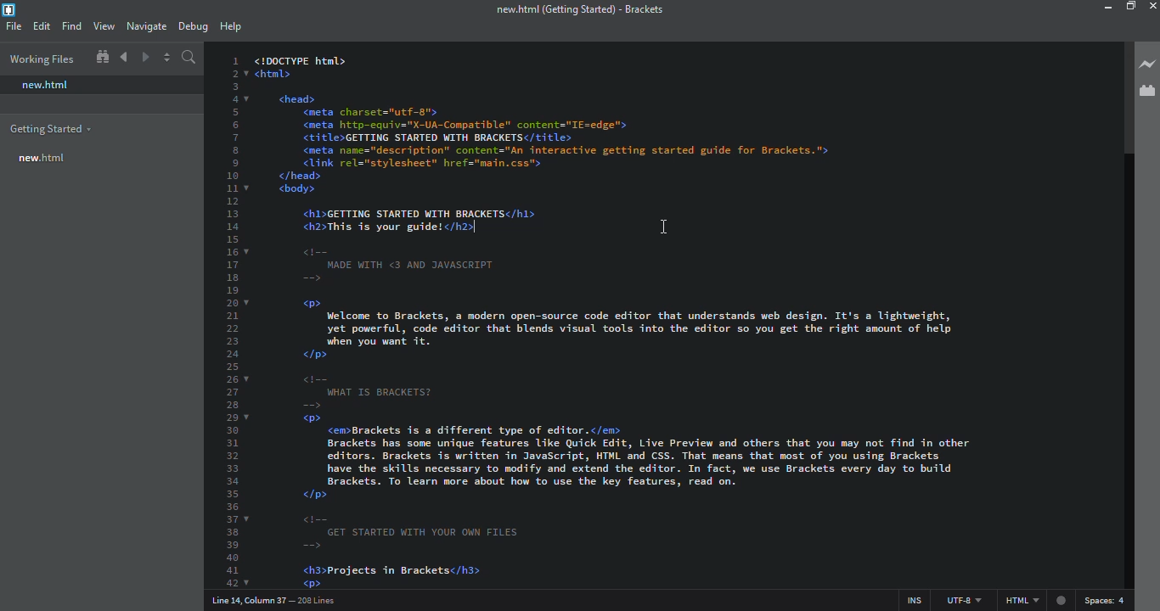 This screenshot has height=611, width=1160. What do you see at coordinates (1146, 64) in the screenshot?
I see `live preview` at bounding box center [1146, 64].